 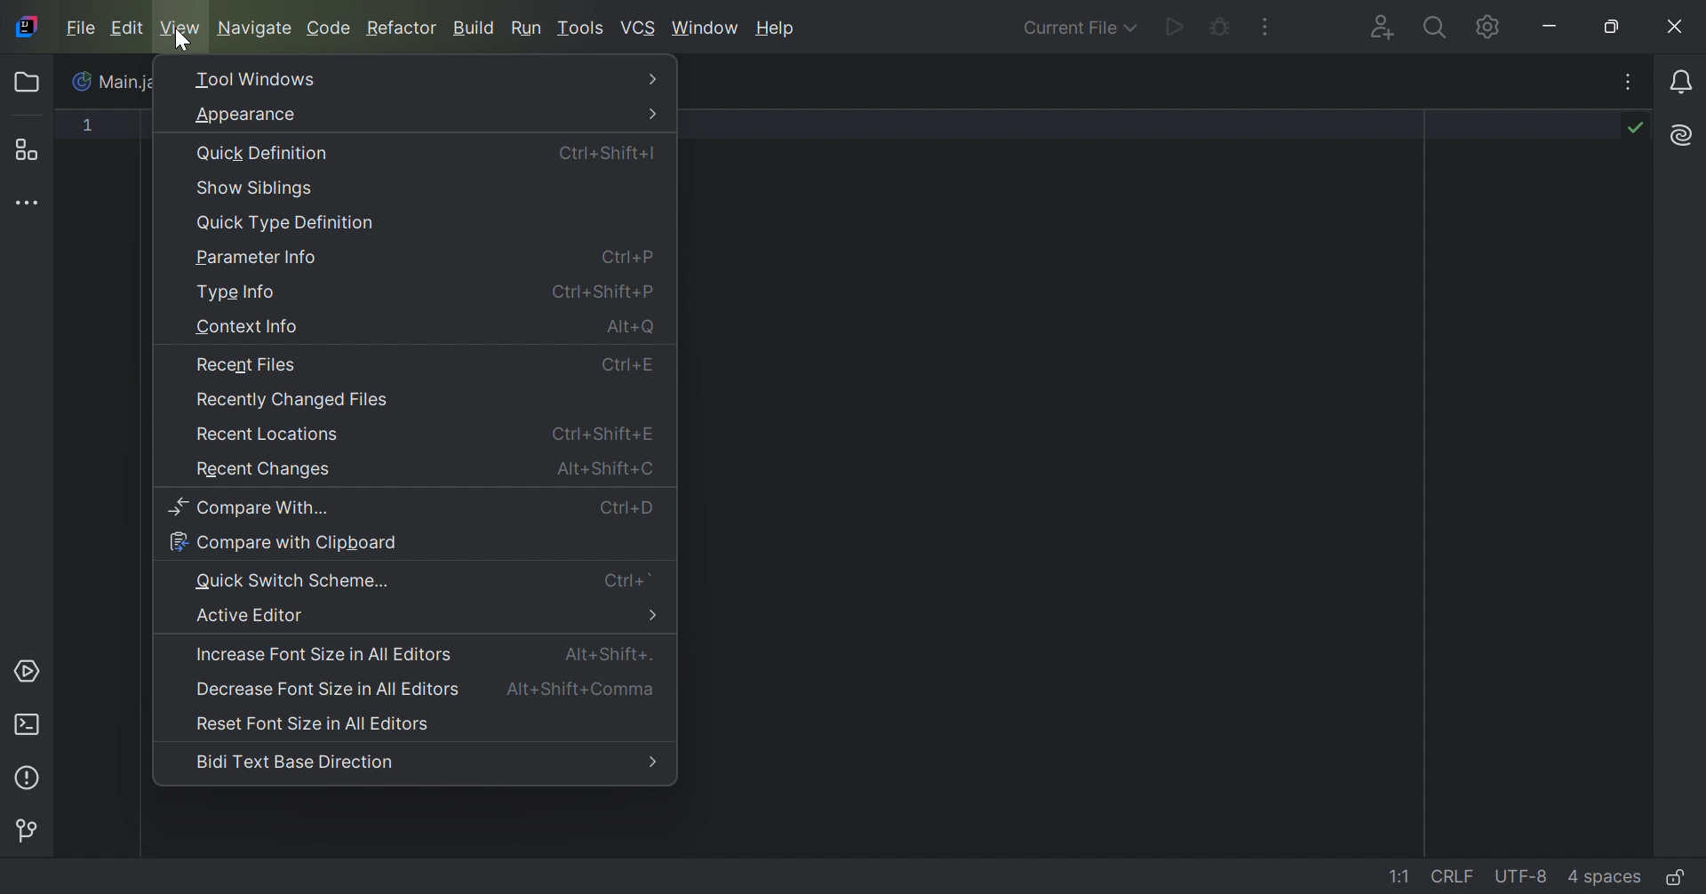 What do you see at coordinates (632, 329) in the screenshot?
I see `Alt+Q` at bounding box center [632, 329].